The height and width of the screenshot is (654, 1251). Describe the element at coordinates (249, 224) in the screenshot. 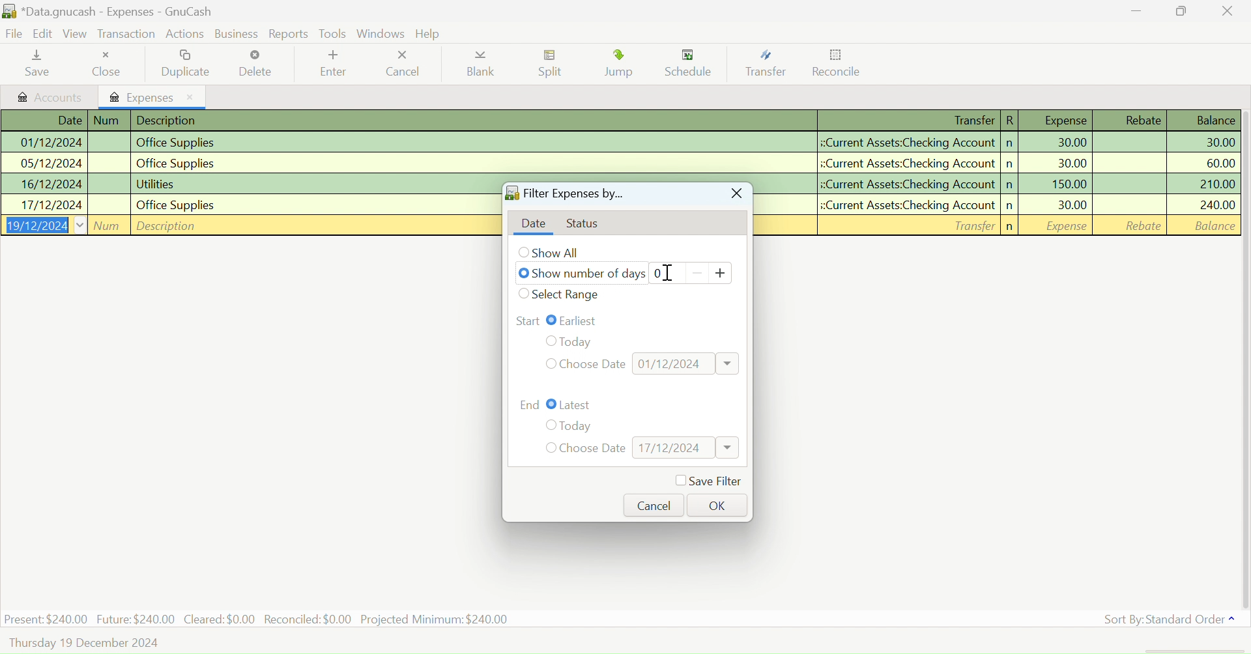

I see `New Entry Field` at that location.